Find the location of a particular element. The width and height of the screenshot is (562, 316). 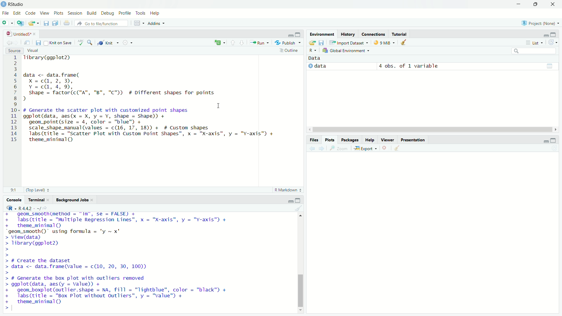

Show in new window is located at coordinates (28, 42).